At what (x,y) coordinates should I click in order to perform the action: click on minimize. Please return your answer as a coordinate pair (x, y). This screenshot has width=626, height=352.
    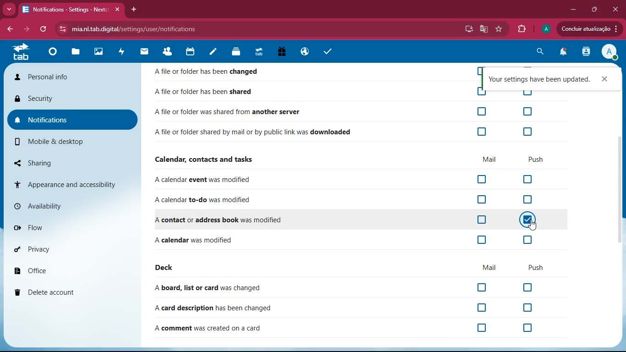
    Looking at the image, I should click on (571, 10).